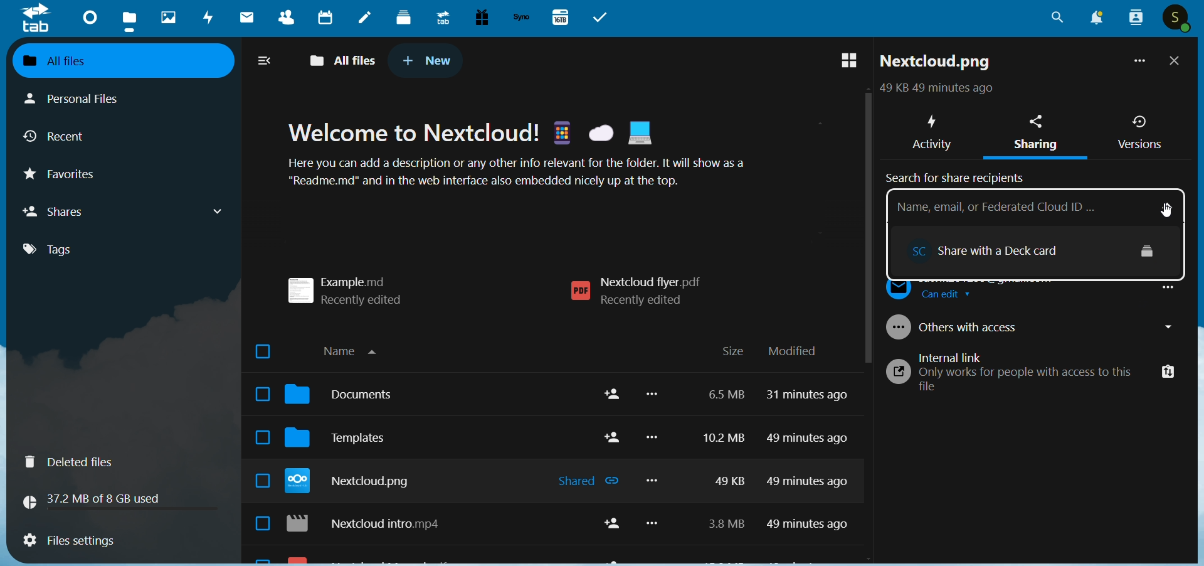  I want to click on deleted files, so click(77, 462).